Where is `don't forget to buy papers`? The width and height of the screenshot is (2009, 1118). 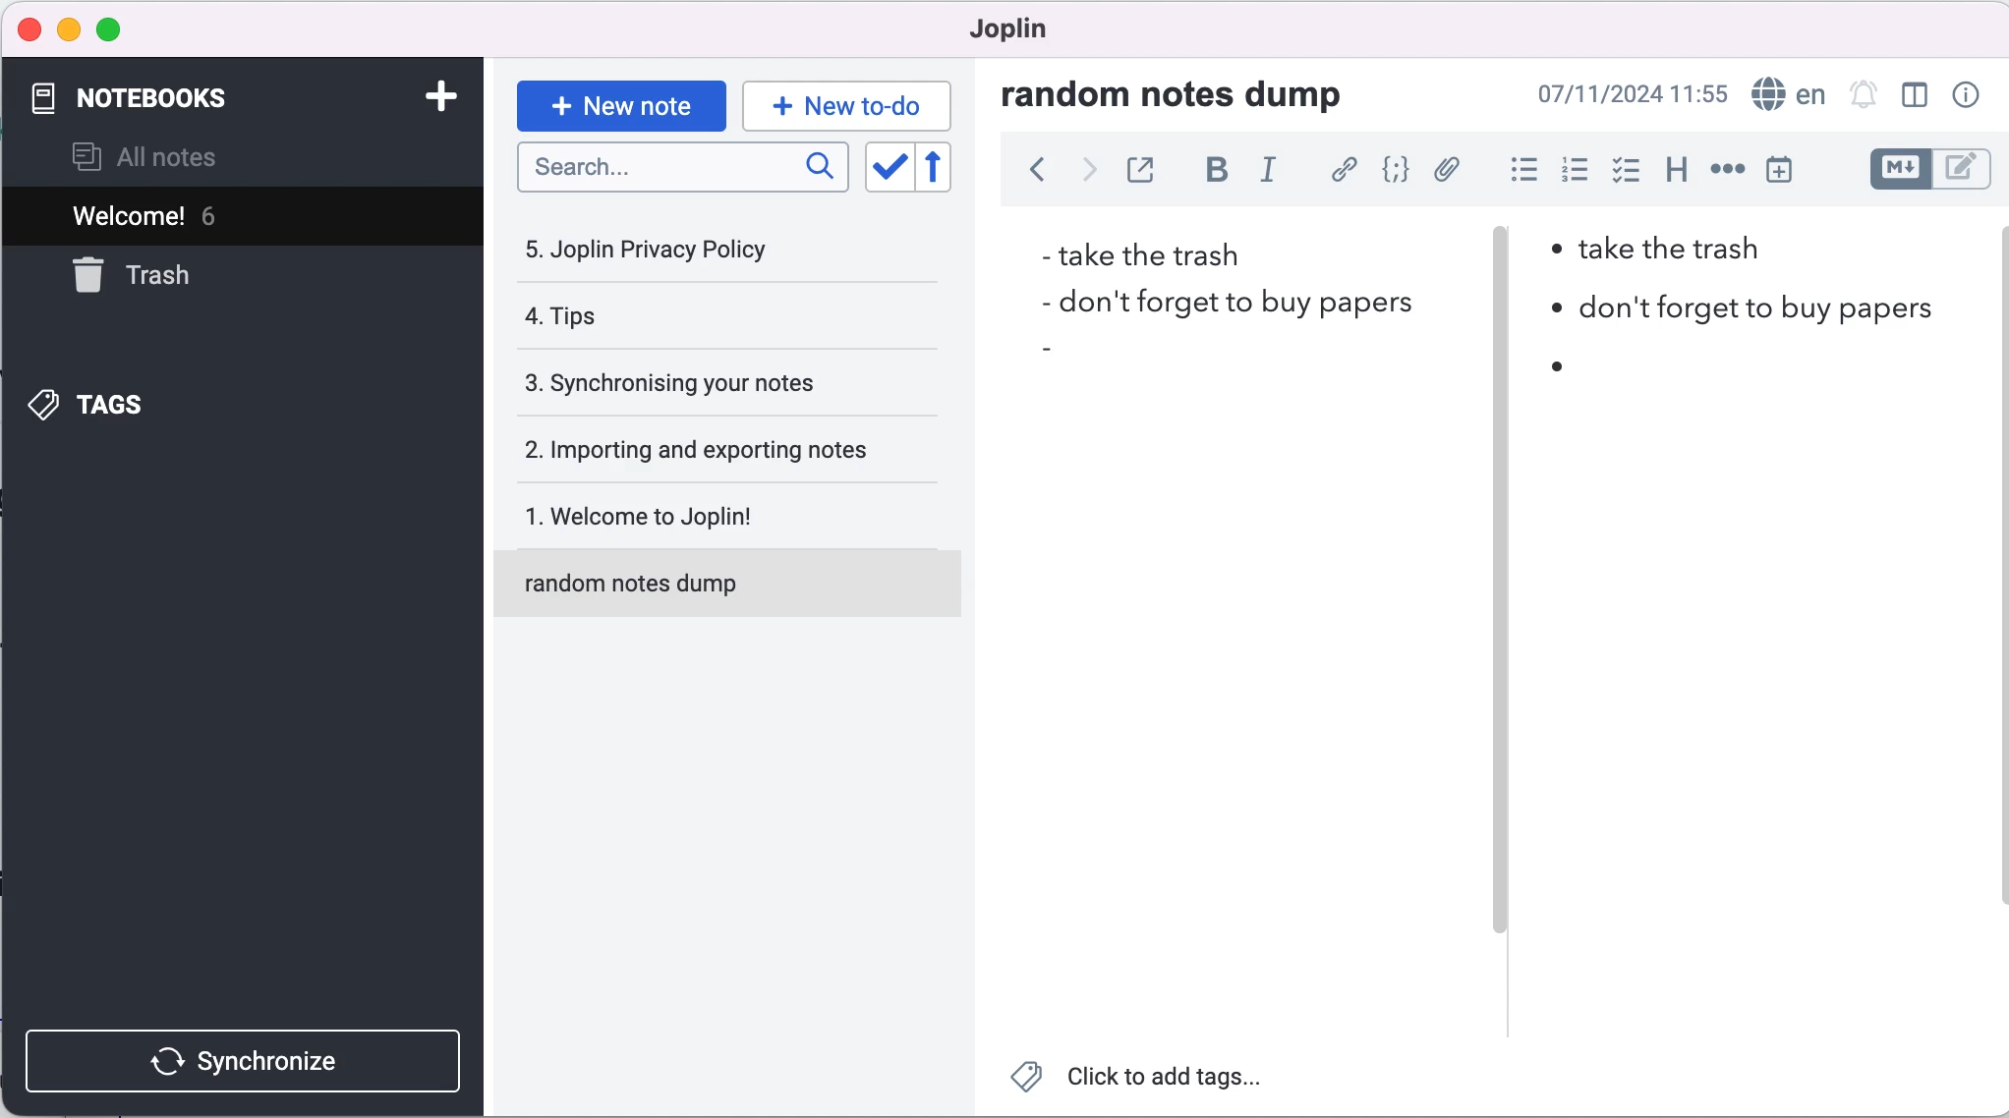
don't forget to buy papers is located at coordinates (1741, 307).